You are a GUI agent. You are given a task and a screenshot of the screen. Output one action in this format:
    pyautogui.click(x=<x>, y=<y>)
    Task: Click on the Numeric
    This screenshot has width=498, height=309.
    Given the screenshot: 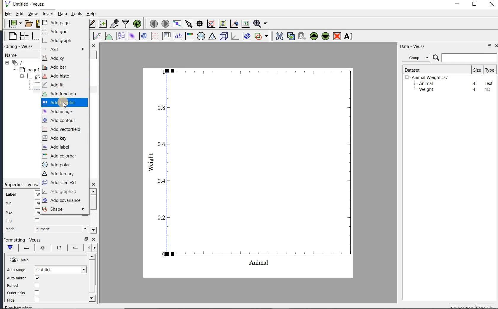 What is the action you would take?
    pyautogui.click(x=61, y=229)
    